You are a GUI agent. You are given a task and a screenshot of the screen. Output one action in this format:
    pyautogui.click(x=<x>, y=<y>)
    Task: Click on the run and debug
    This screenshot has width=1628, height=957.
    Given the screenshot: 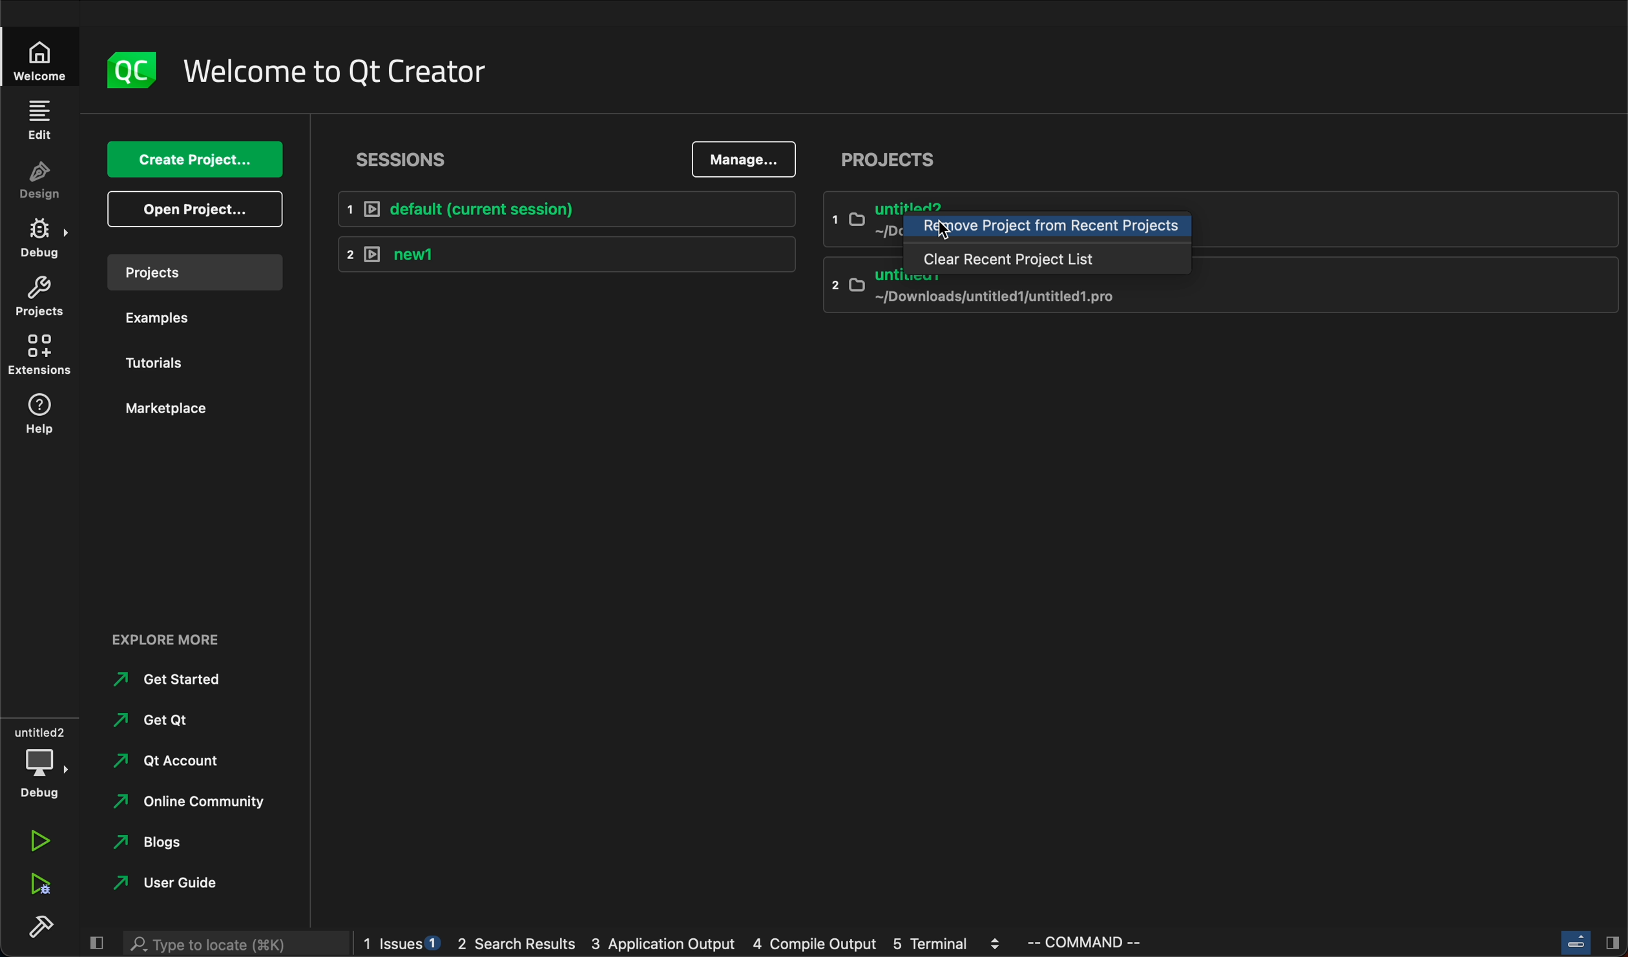 What is the action you would take?
    pyautogui.click(x=38, y=887)
    